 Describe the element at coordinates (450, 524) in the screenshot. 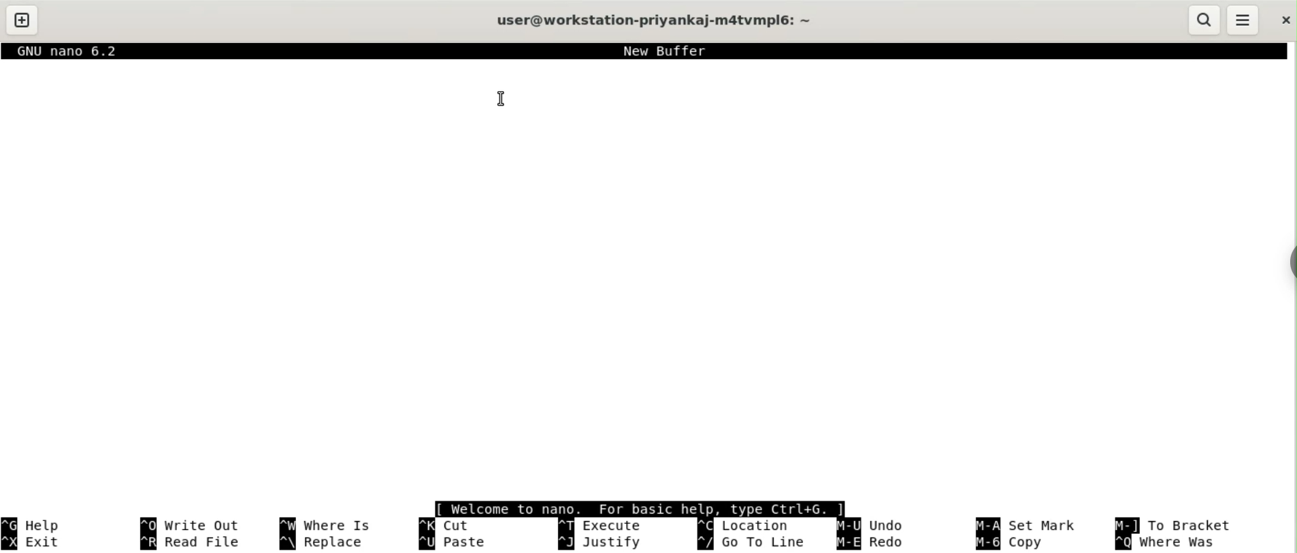

I see `cut` at that location.